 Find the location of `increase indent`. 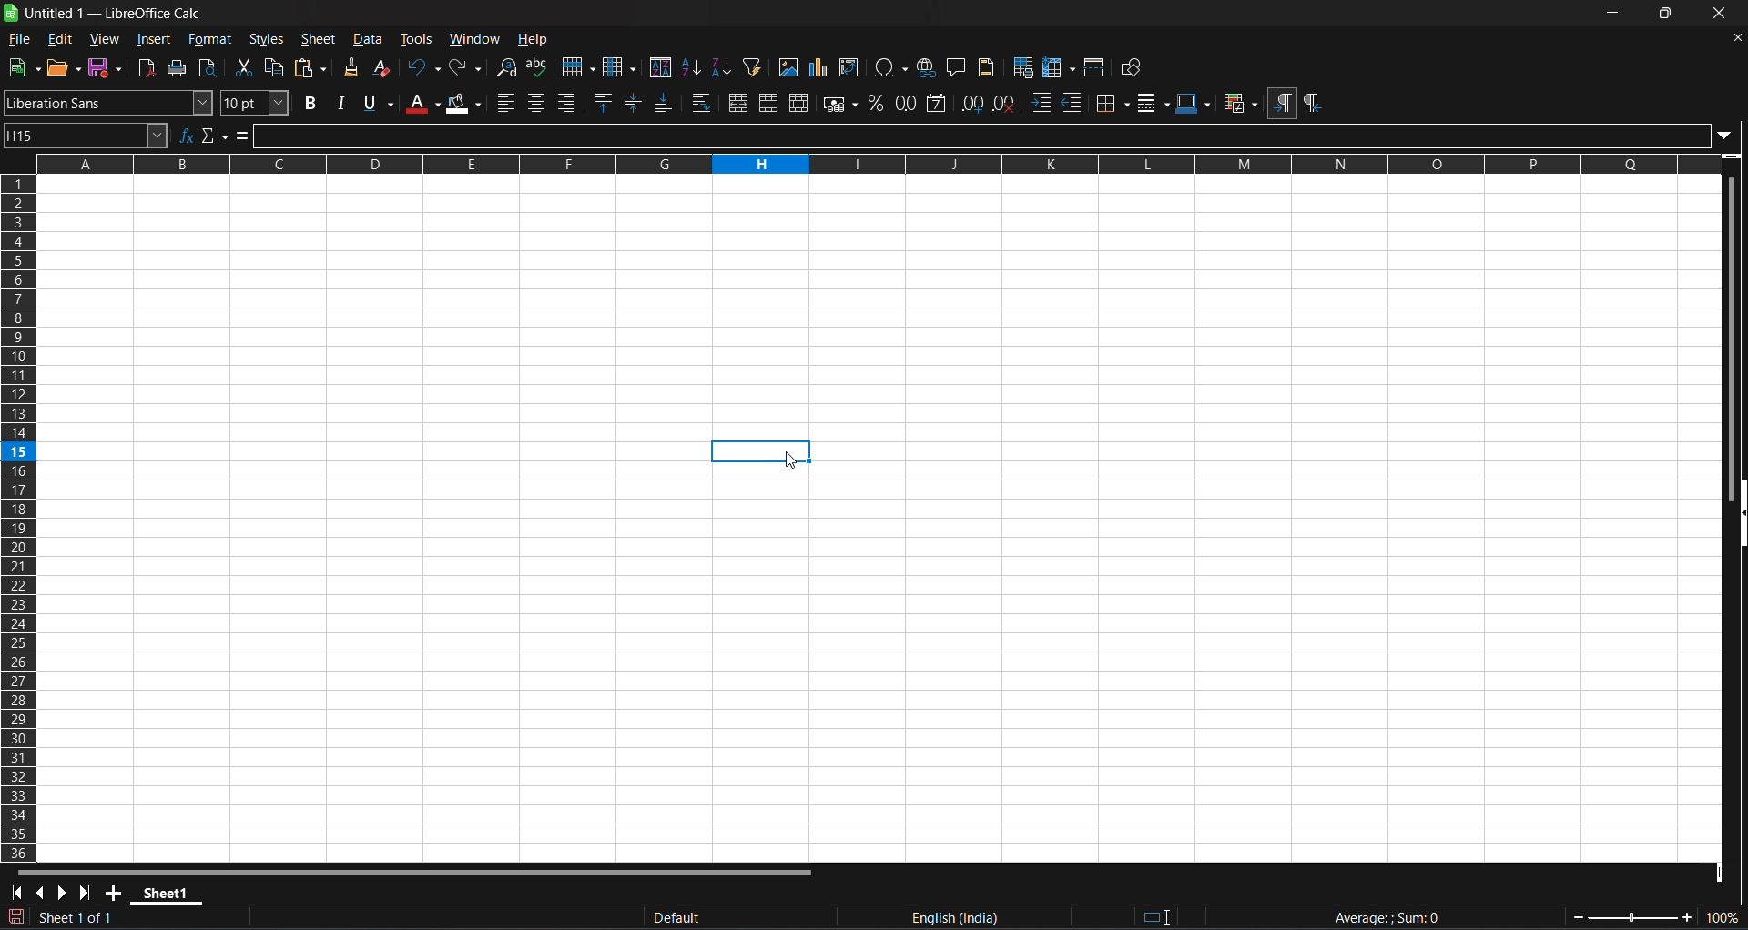

increase indent is located at coordinates (1041, 102).